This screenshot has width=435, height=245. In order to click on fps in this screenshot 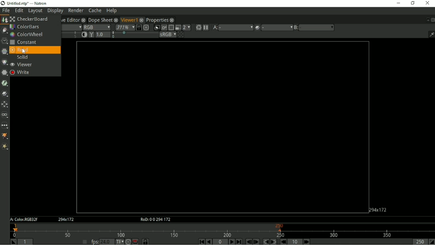, I will do `click(94, 242)`.